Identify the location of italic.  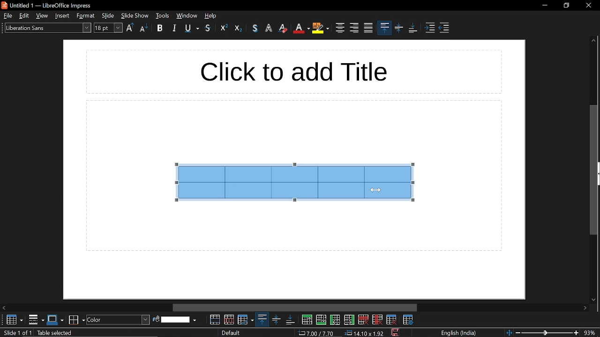
(174, 27).